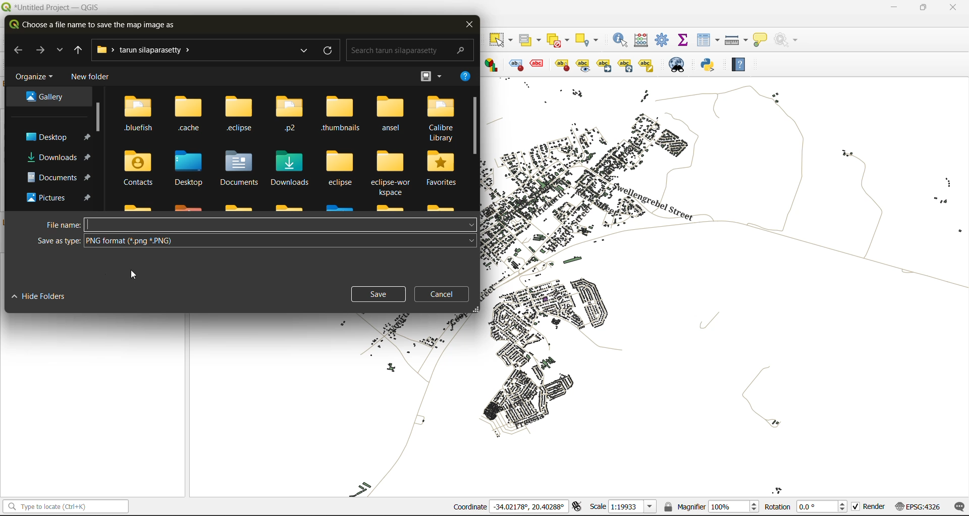 Image resolution: width=969 pixels, height=516 pixels. What do you see at coordinates (290, 151) in the screenshot?
I see `folders` at bounding box center [290, 151].